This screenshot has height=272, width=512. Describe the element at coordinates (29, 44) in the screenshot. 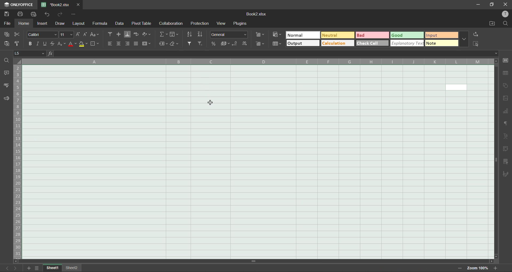

I see `bold` at that location.